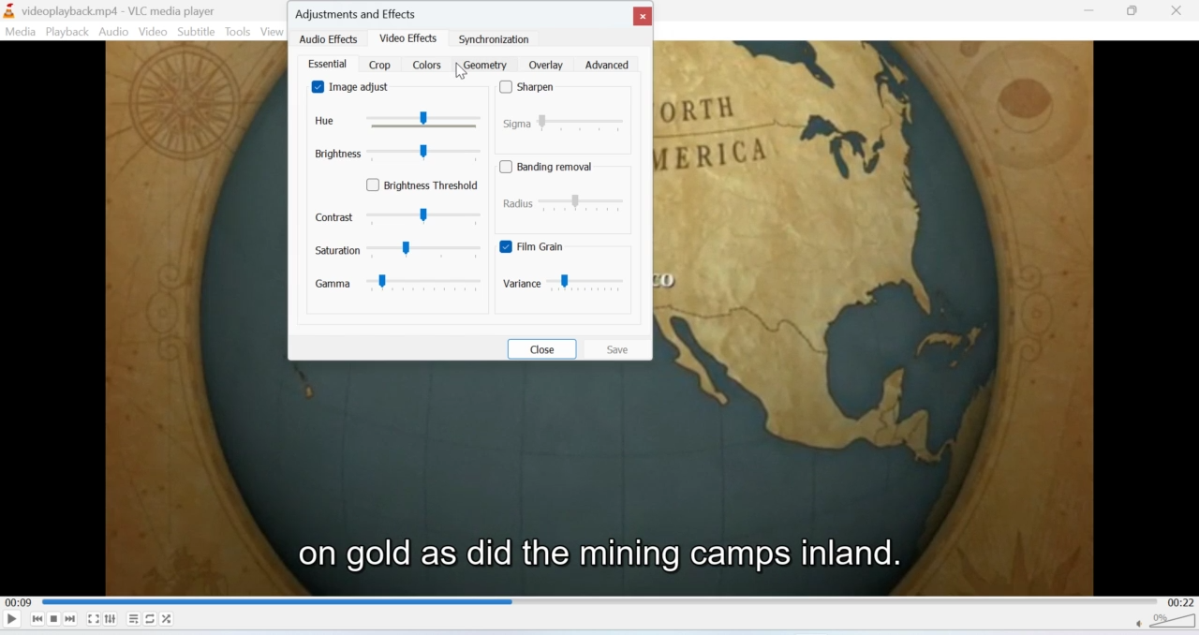 The height and width of the screenshot is (635, 1199). Describe the element at coordinates (599, 488) in the screenshot. I see `Video playback` at that location.